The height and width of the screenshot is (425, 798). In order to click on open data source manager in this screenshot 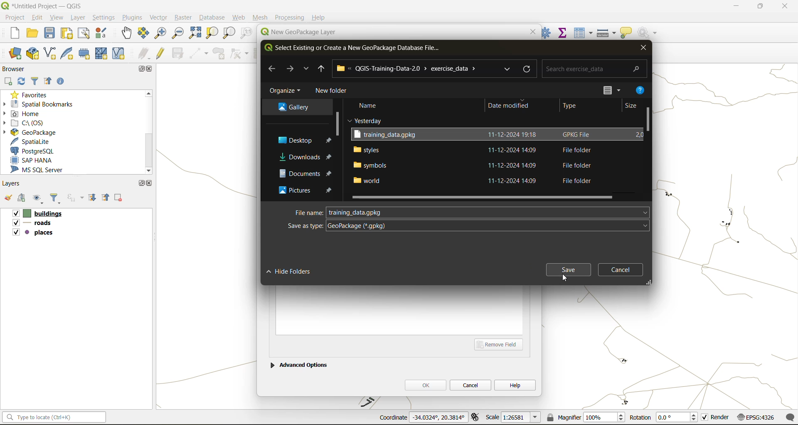, I will do `click(15, 54)`.